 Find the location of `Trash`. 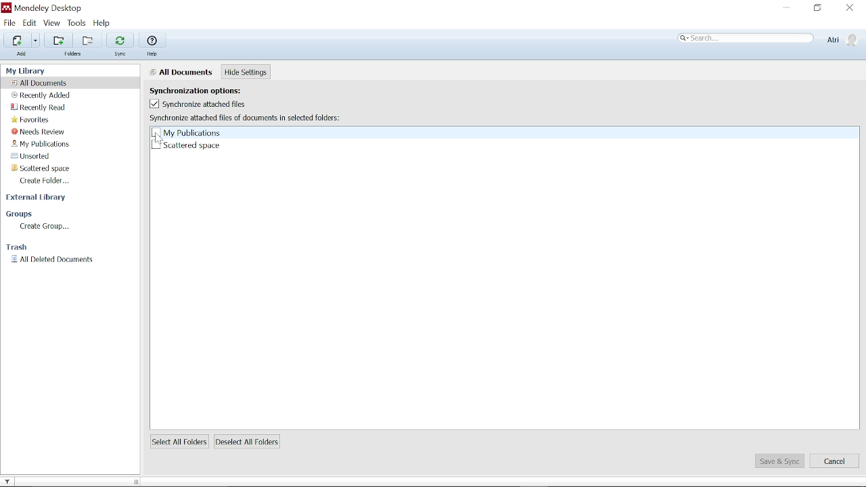

Trash is located at coordinates (20, 247).